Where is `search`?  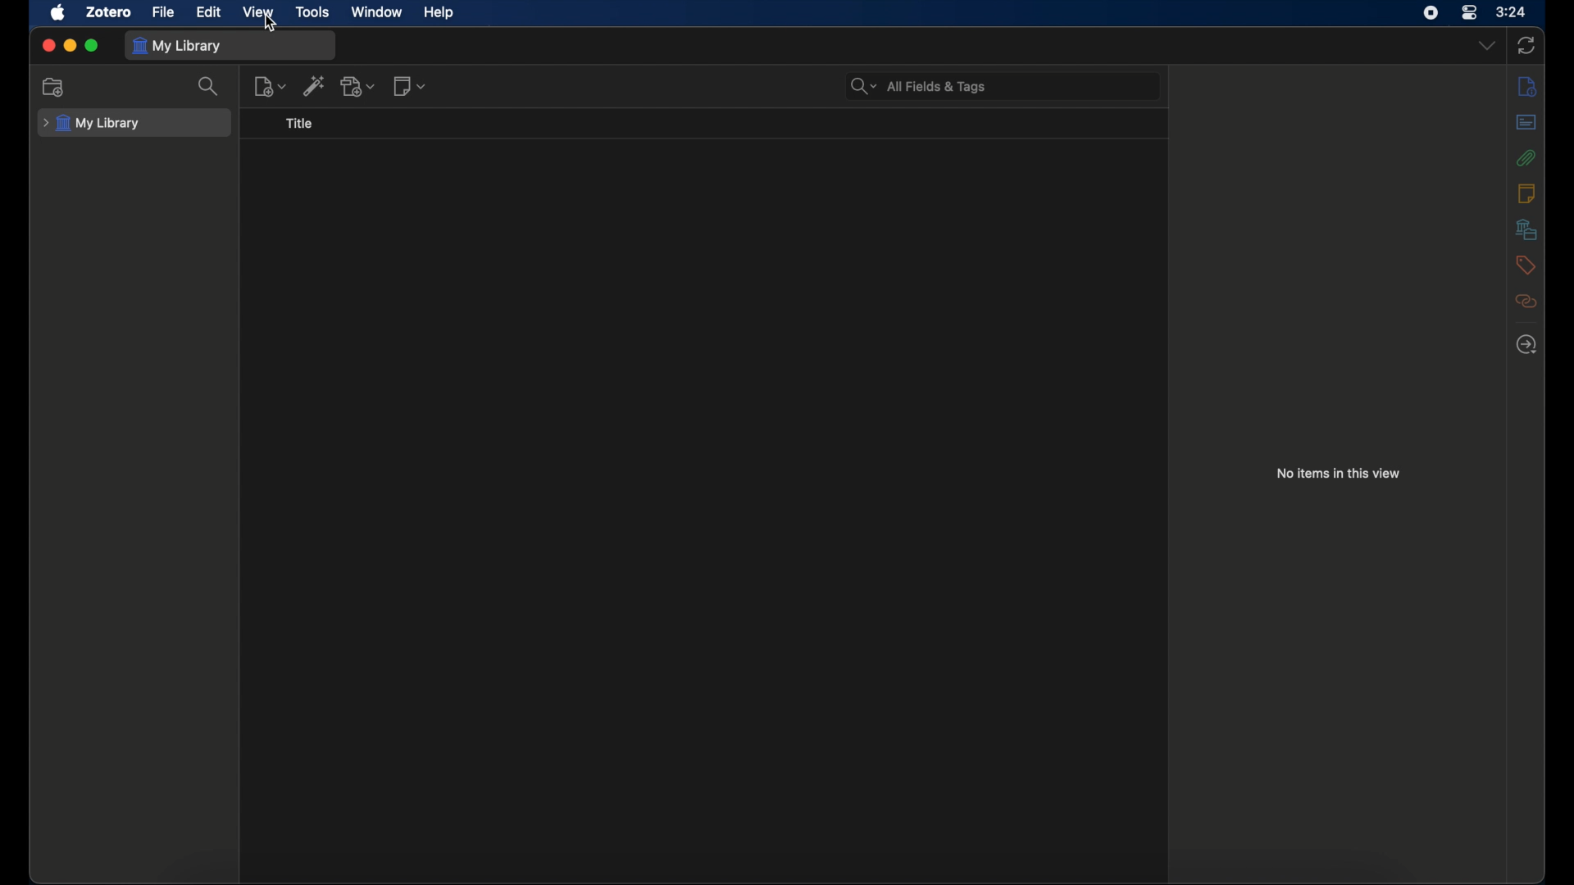
search is located at coordinates (210, 86).